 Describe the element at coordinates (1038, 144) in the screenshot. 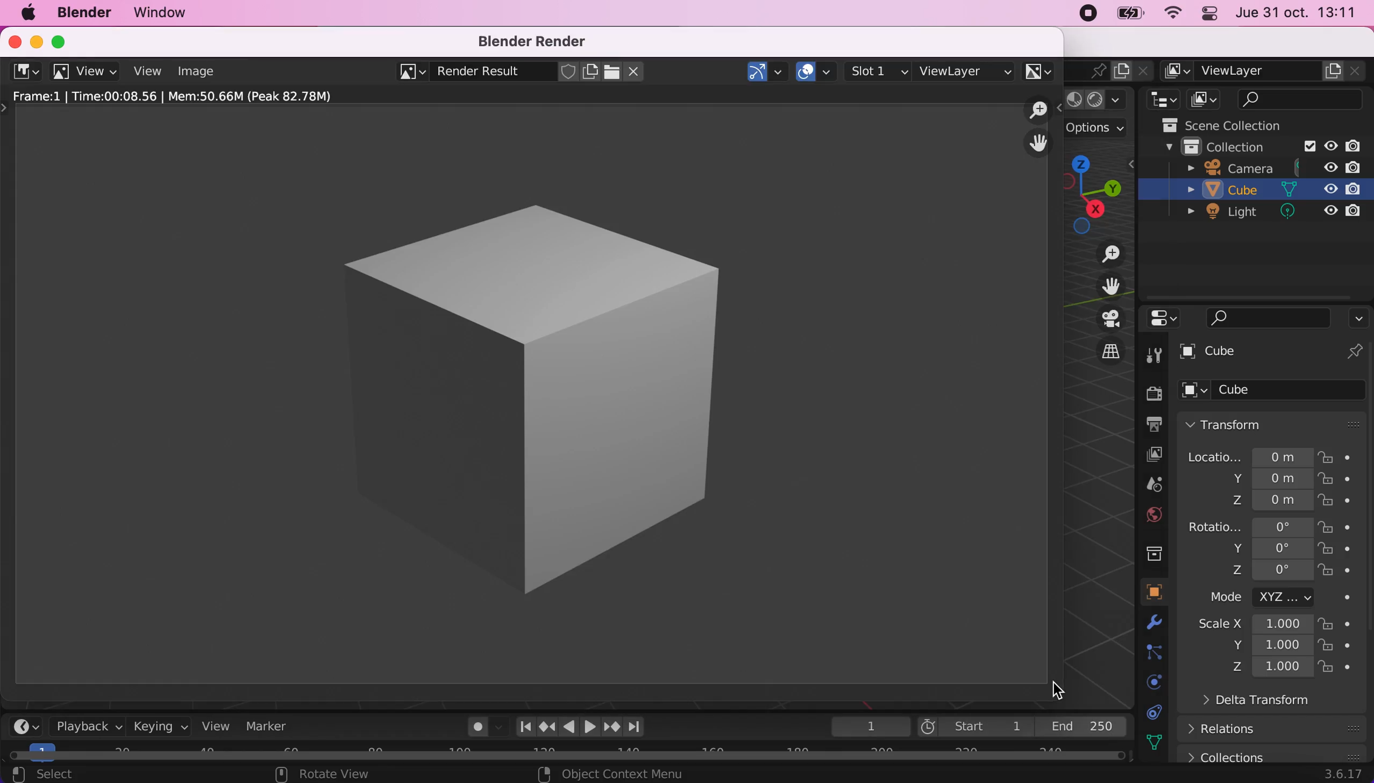

I see `move the view` at that location.